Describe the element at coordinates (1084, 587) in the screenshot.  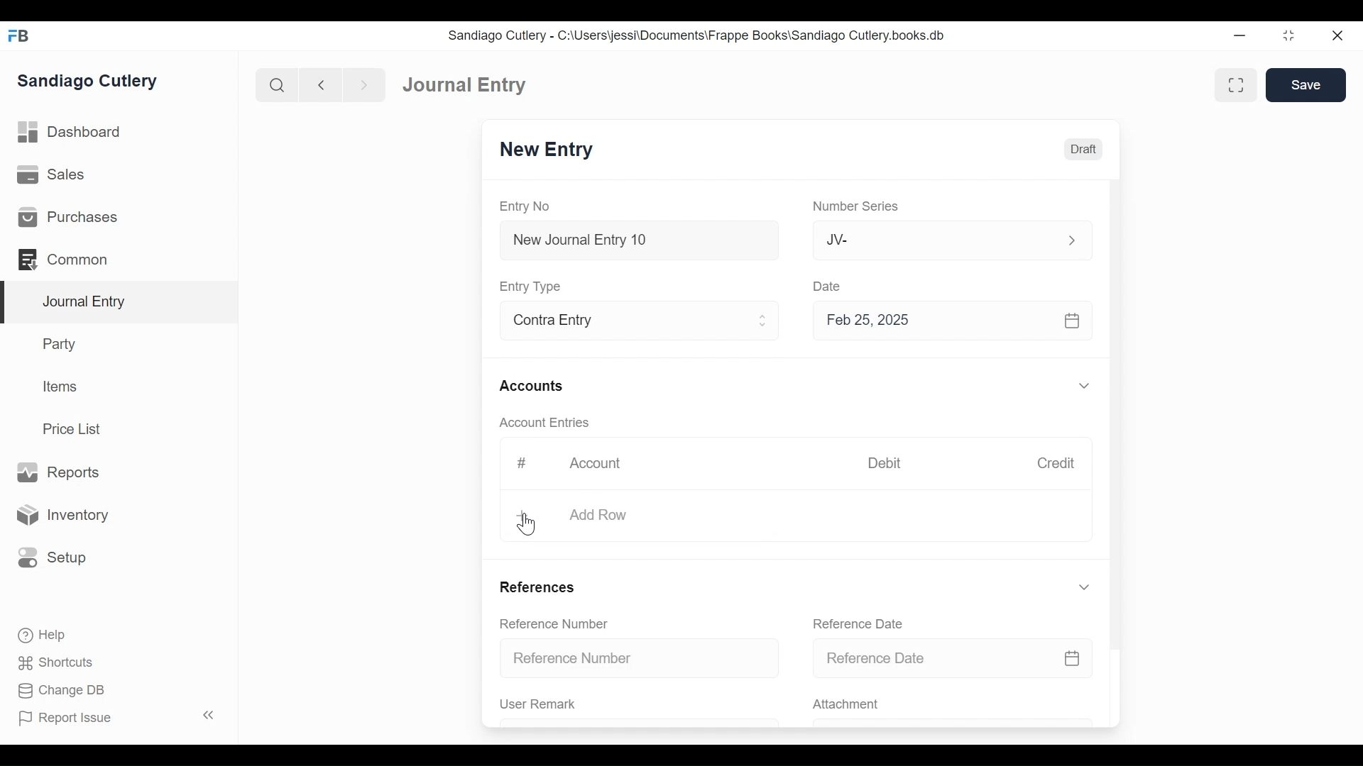
I see `Expand` at that location.